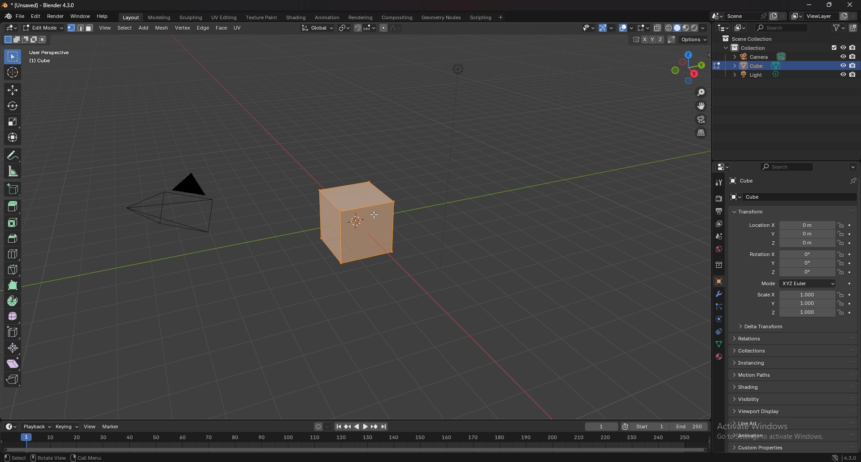 The height and width of the screenshot is (462, 861). I want to click on animate property, so click(850, 263).